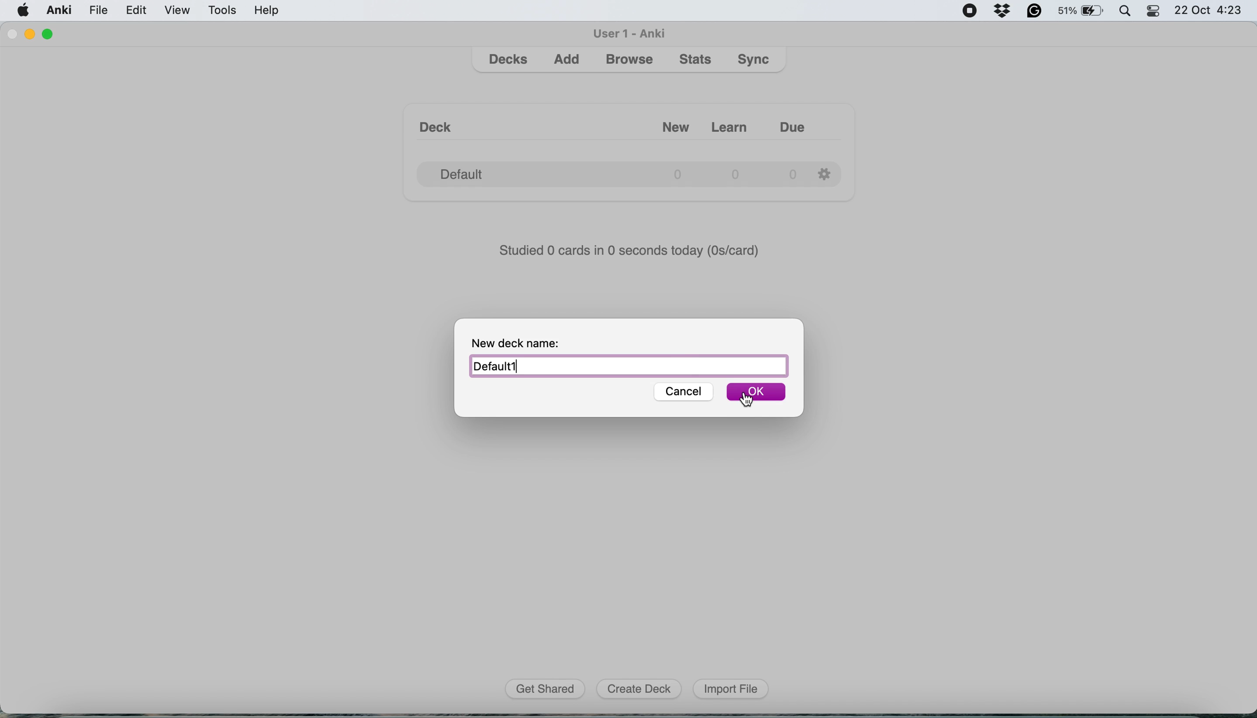 The image size is (1257, 718). Describe the element at coordinates (732, 123) in the screenshot. I see `Learn` at that location.